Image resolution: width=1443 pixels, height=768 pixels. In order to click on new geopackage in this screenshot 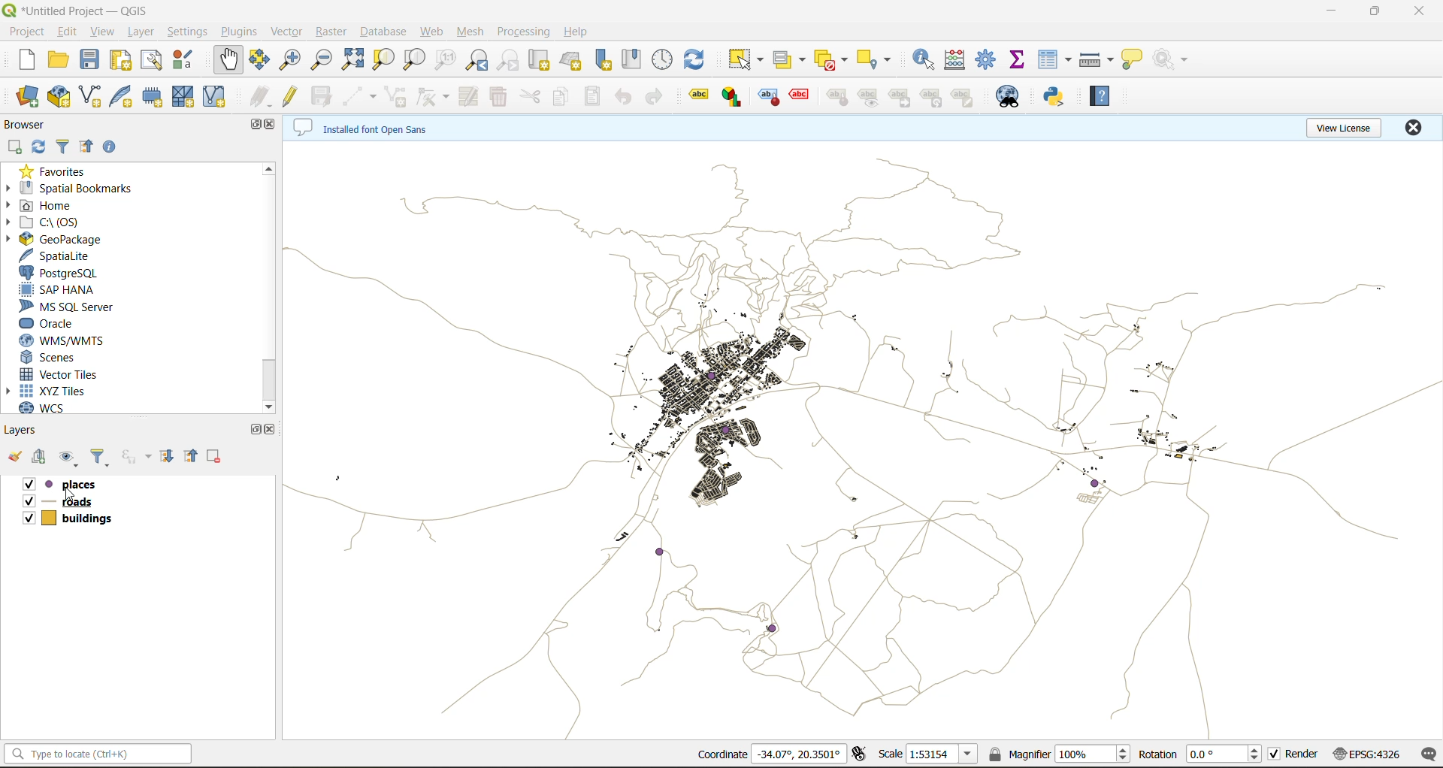, I will do `click(58, 97)`.